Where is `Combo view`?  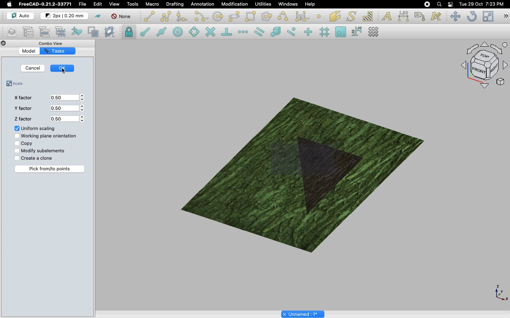 Combo view is located at coordinates (52, 42).